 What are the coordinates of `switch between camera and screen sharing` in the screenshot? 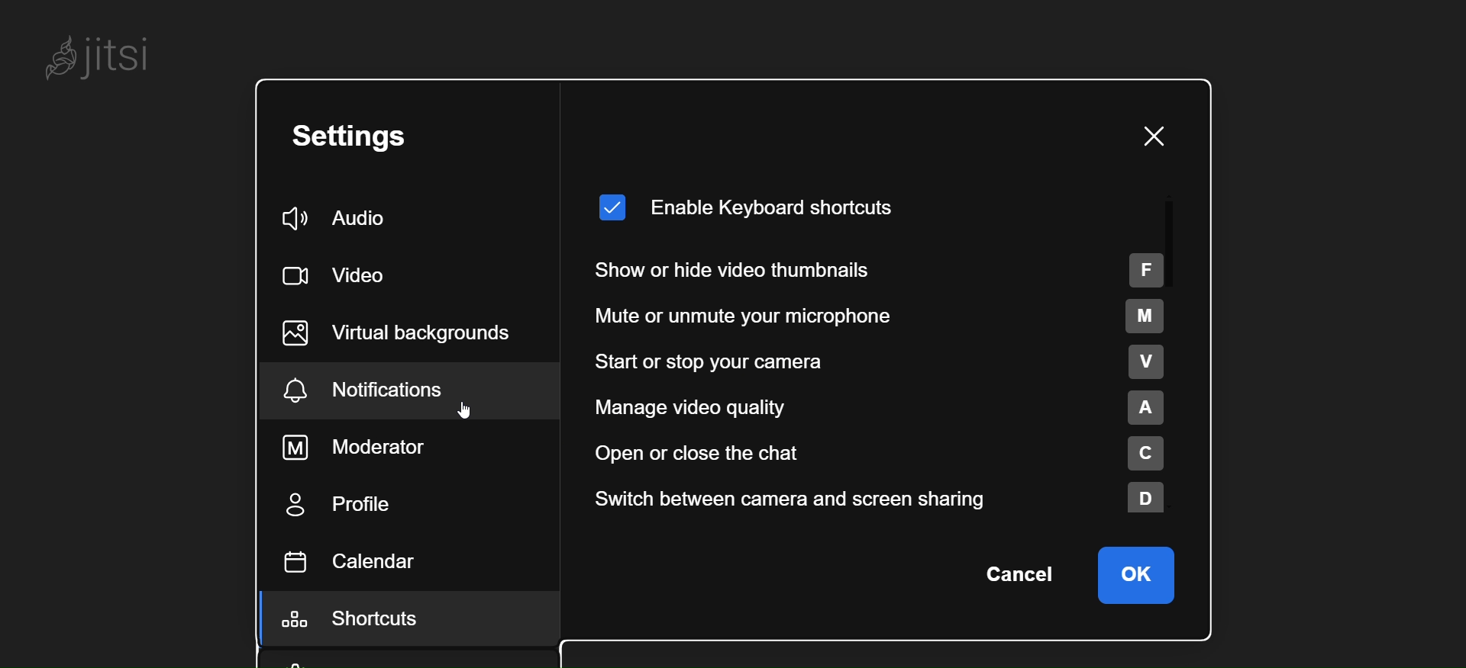 It's located at (879, 498).